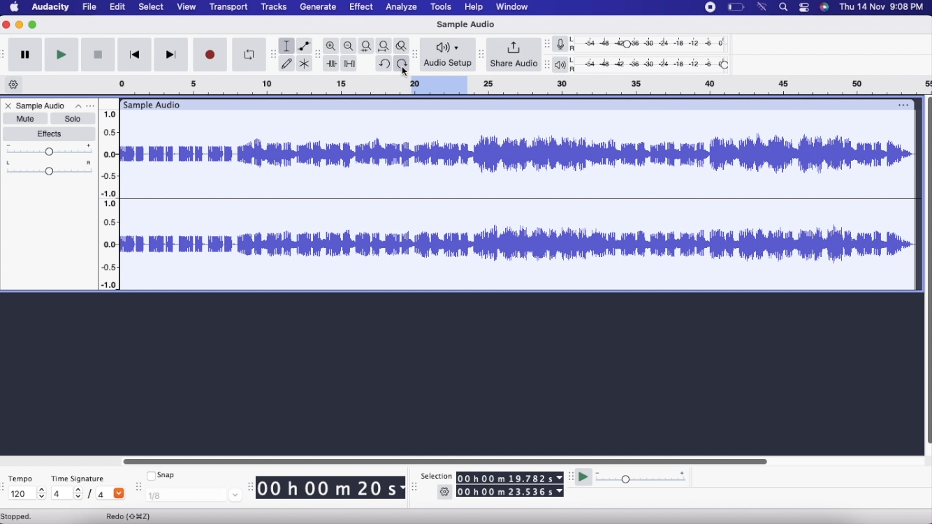 The height and width of the screenshot is (524, 932). I want to click on Zoom toggle, so click(403, 45).